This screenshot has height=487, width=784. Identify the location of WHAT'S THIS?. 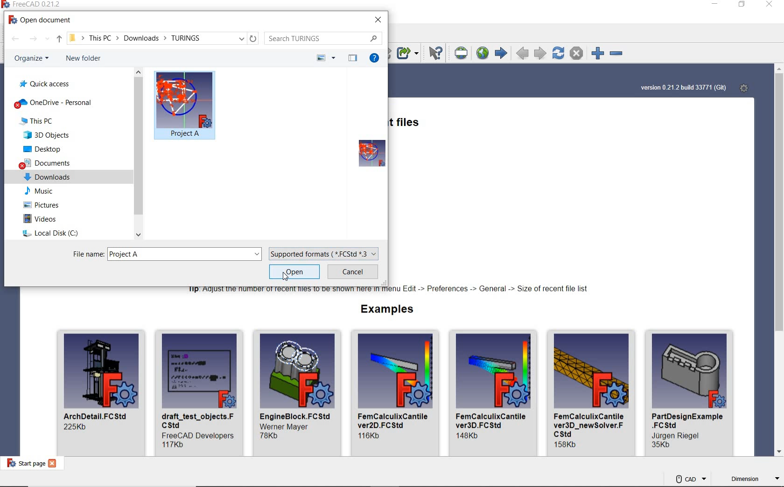
(436, 54).